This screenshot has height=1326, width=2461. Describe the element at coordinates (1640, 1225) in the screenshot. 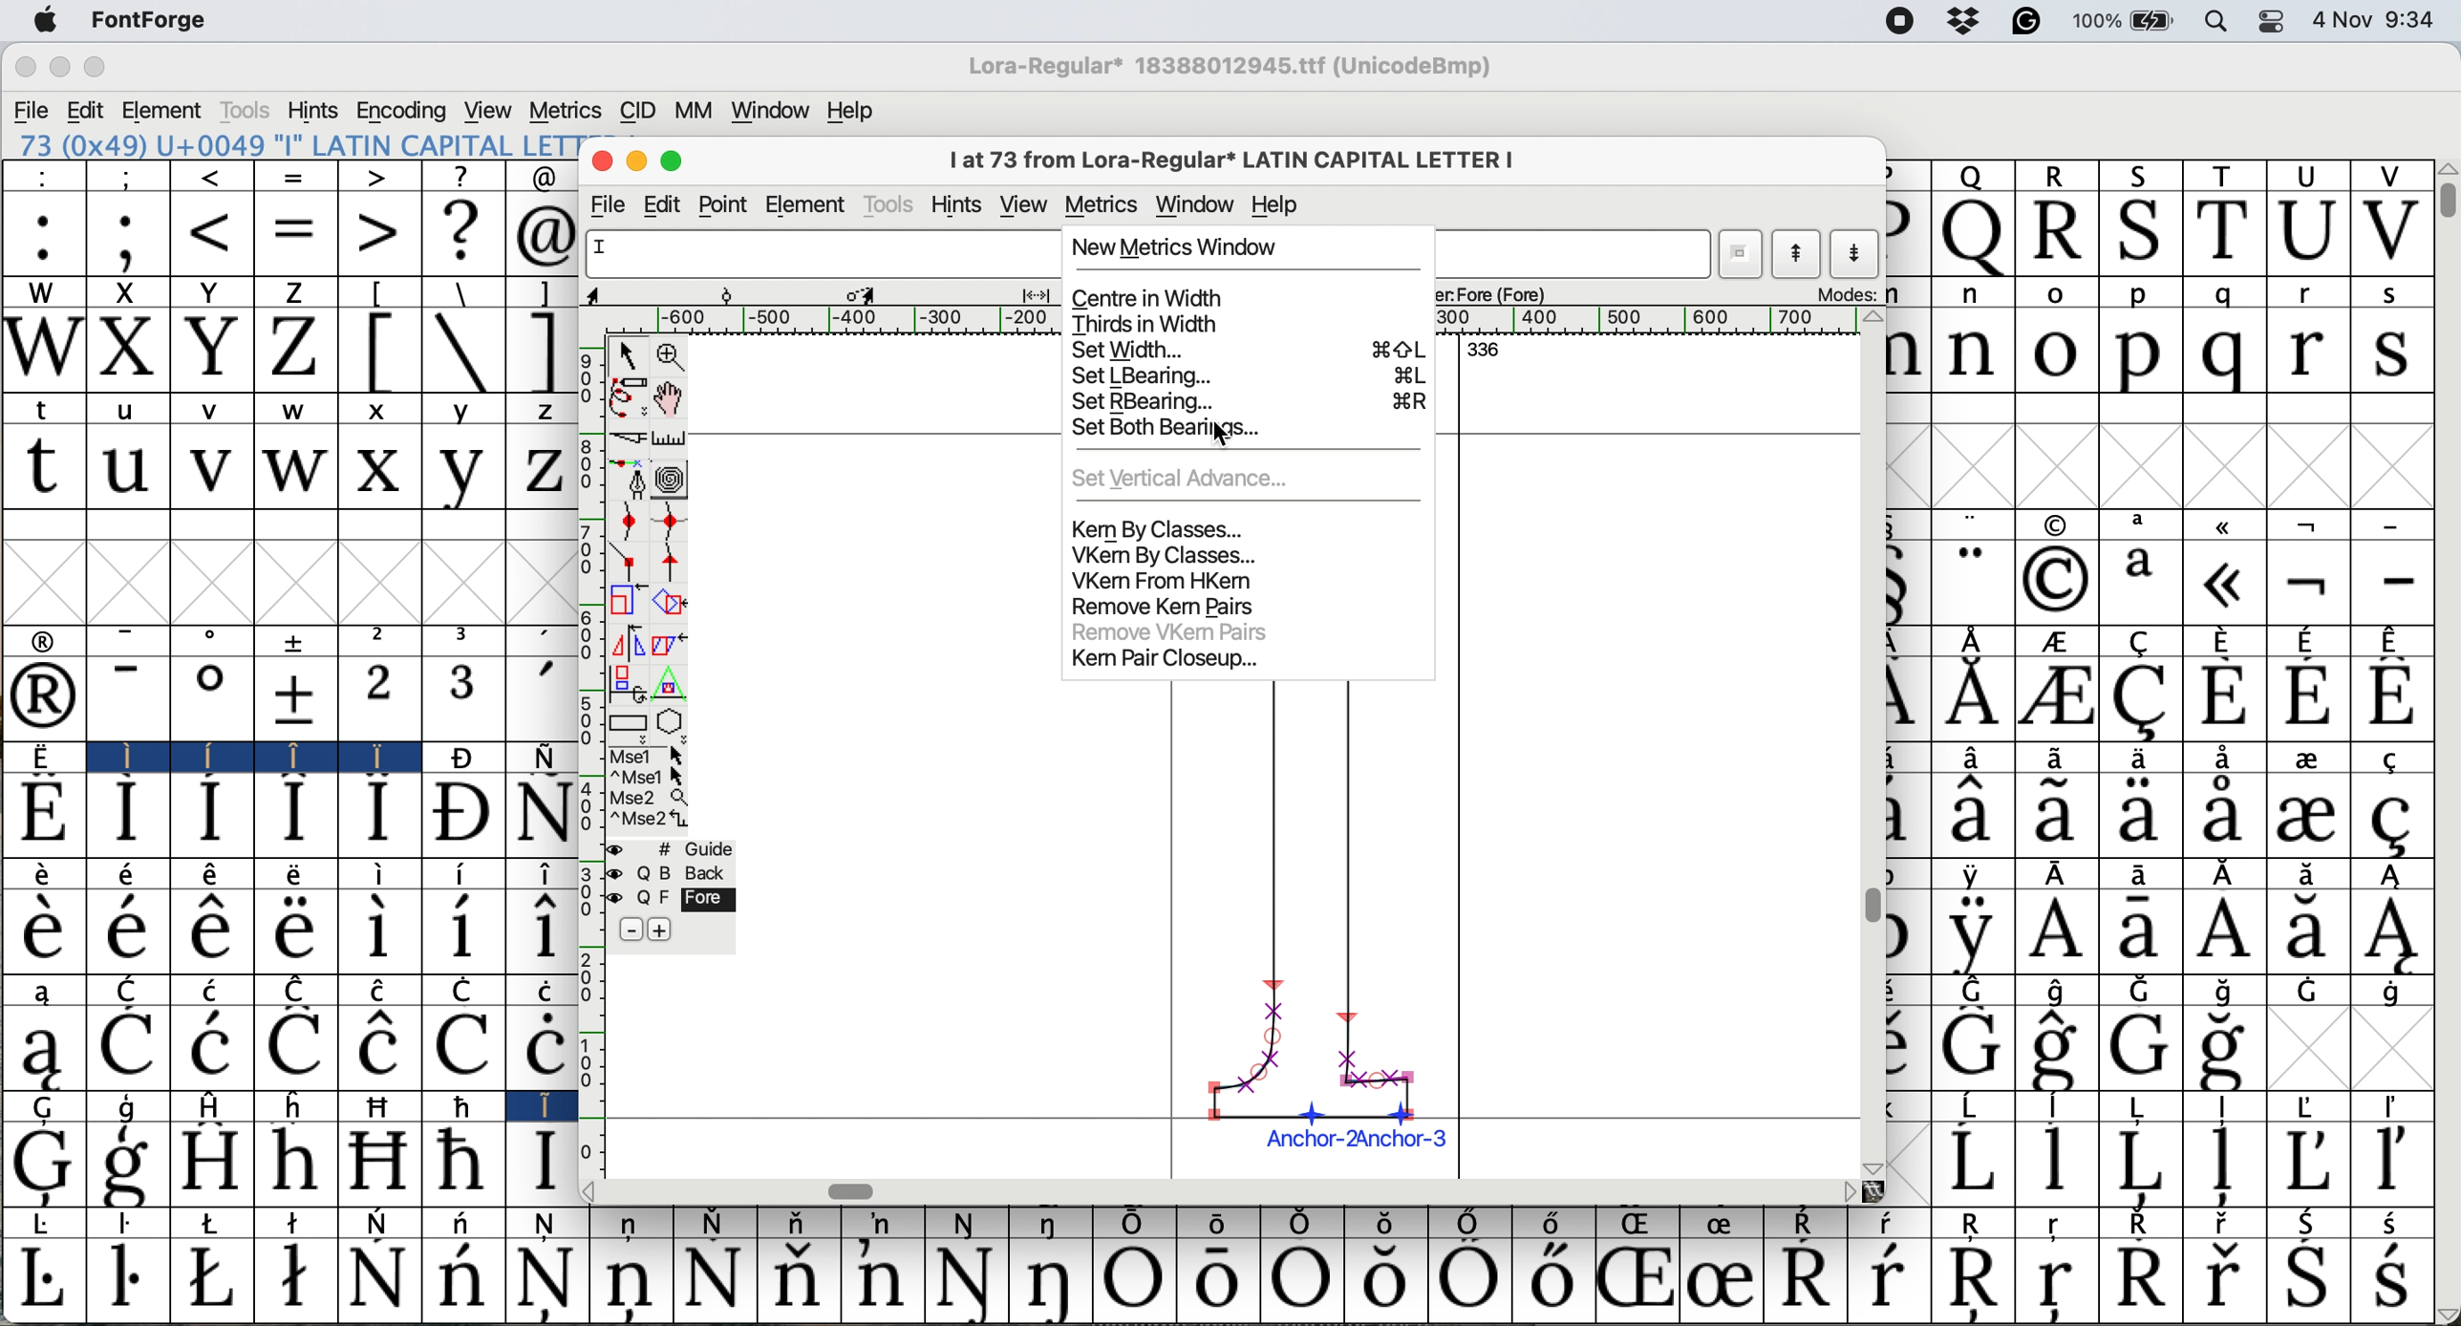

I see `Symbol` at that location.